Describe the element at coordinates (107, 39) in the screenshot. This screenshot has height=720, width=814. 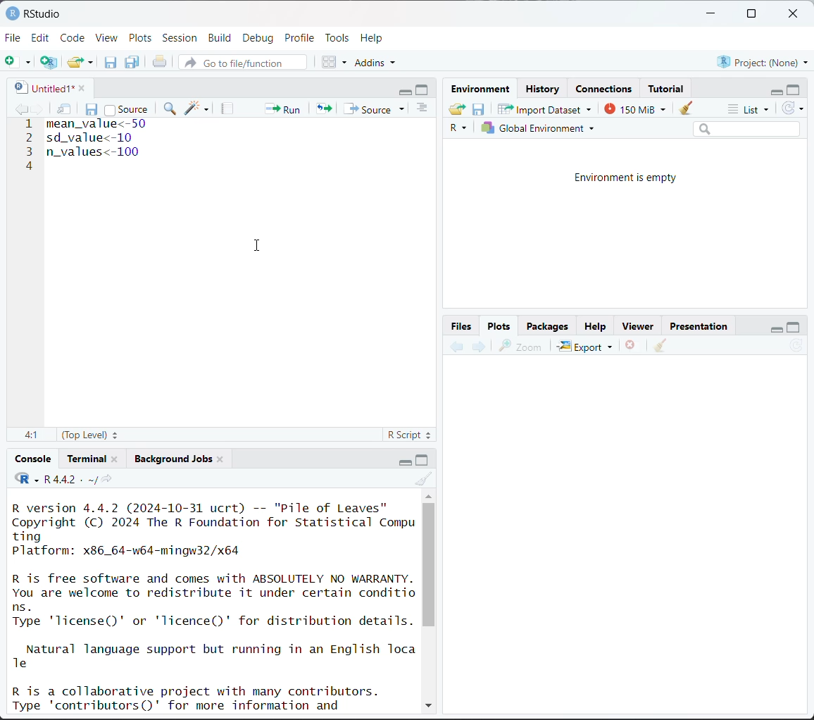
I see `View` at that location.